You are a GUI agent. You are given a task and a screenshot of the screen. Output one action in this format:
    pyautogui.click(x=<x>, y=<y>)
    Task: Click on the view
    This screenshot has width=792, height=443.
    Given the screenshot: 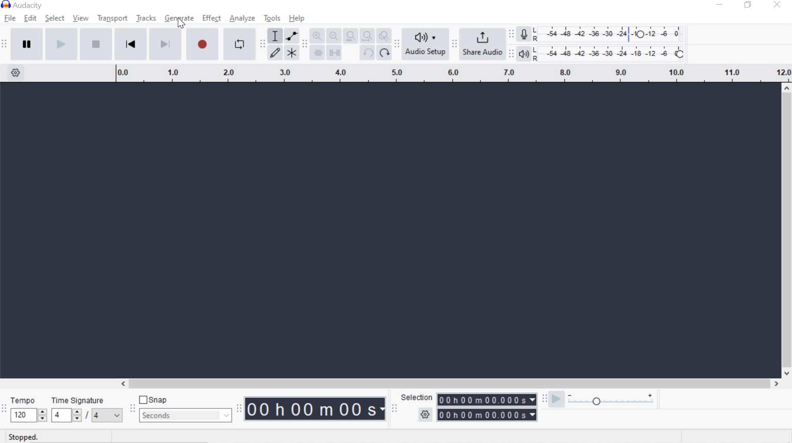 What is the action you would take?
    pyautogui.click(x=81, y=18)
    